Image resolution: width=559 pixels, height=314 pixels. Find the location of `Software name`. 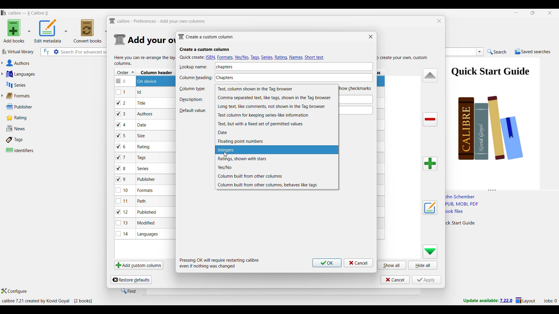

Software name is located at coordinates (29, 13).